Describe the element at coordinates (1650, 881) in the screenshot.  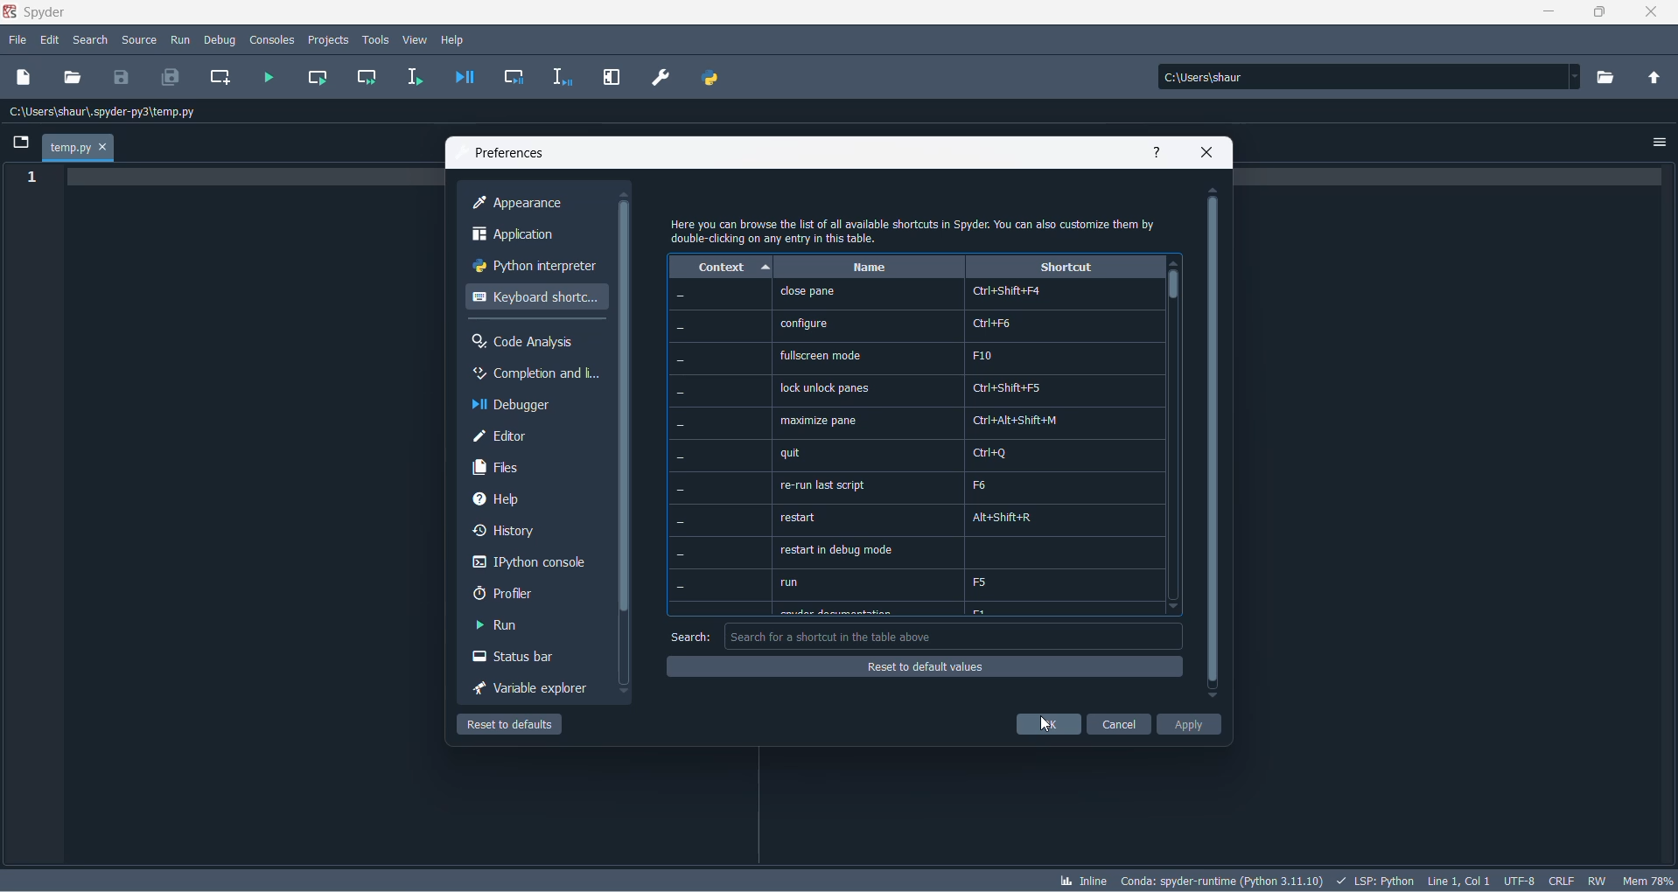
I see `memory usage` at that location.